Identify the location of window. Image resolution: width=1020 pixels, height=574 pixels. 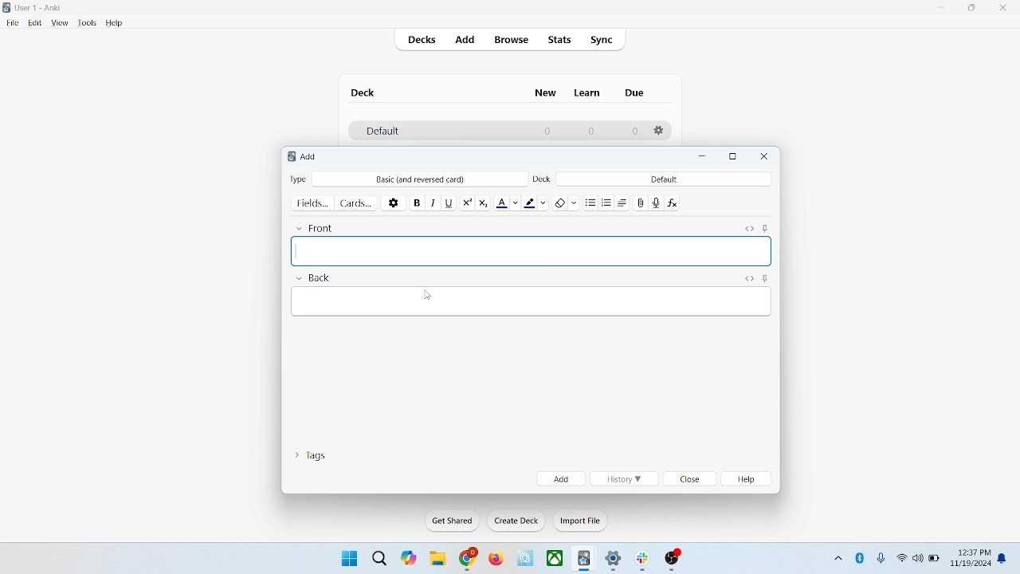
(347, 557).